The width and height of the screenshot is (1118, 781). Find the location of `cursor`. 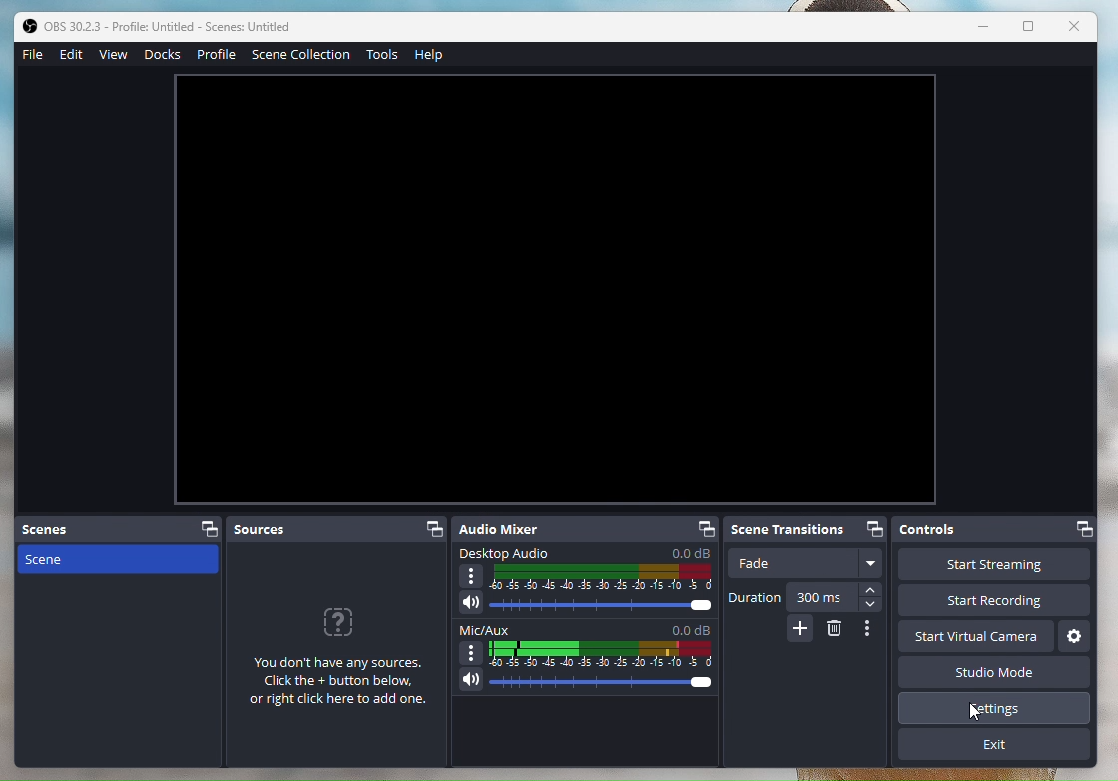

cursor is located at coordinates (965, 713).